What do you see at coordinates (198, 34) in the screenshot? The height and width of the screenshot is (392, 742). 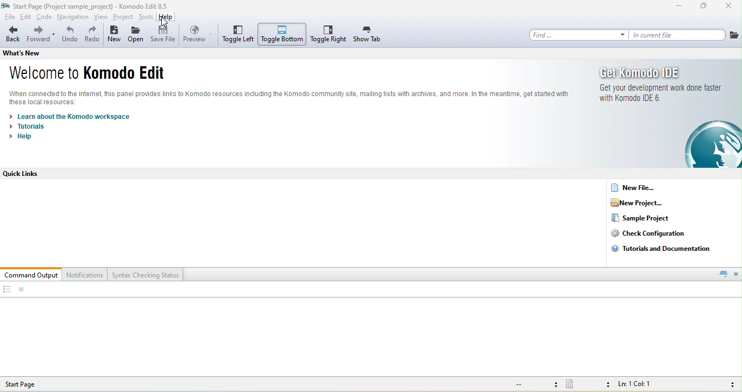 I see `preview` at bounding box center [198, 34].